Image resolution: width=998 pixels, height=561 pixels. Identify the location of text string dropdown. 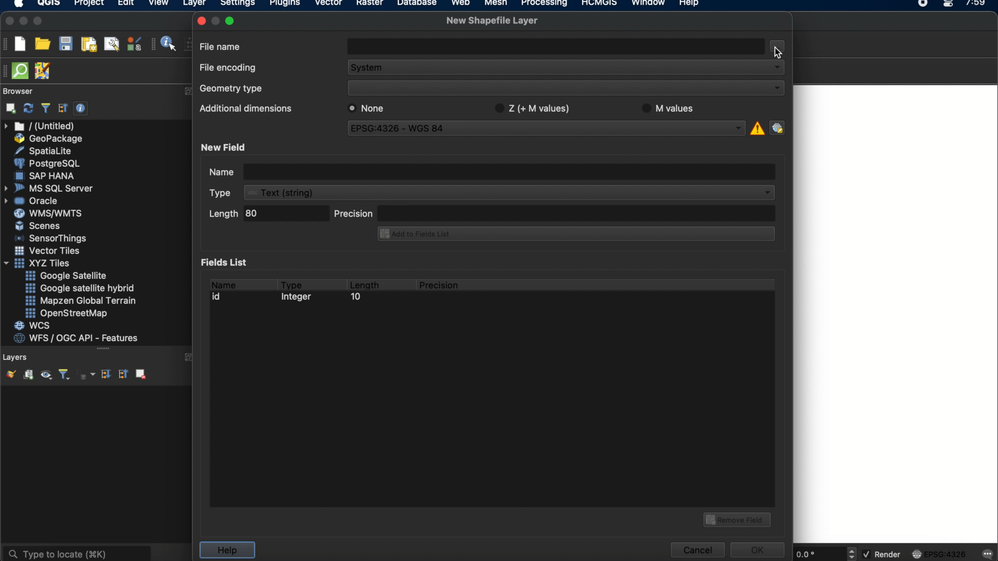
(509, 193).